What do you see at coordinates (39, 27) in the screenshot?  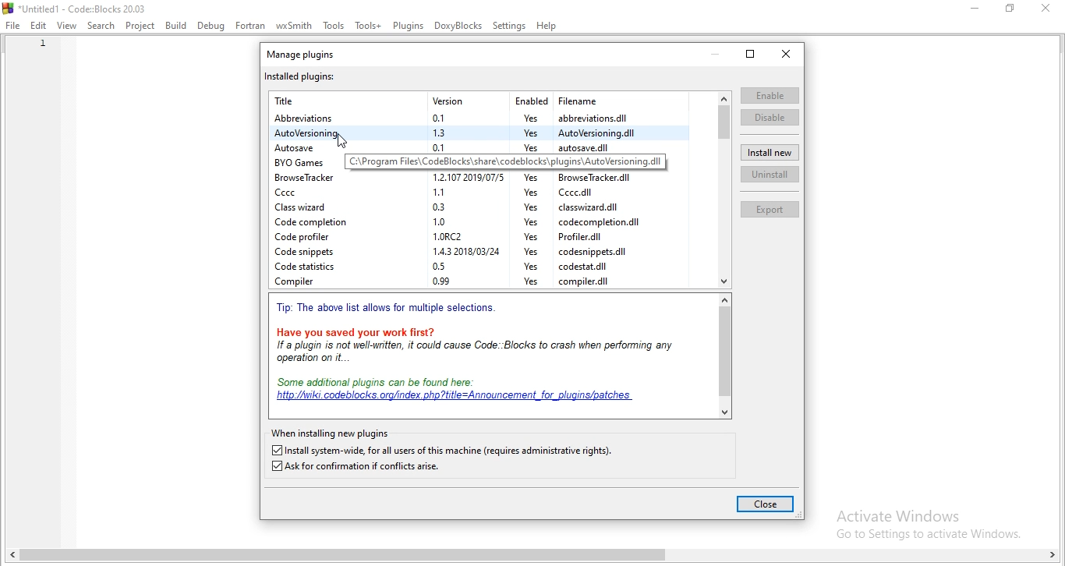 I see `edit` at bounding box center [39, 27].